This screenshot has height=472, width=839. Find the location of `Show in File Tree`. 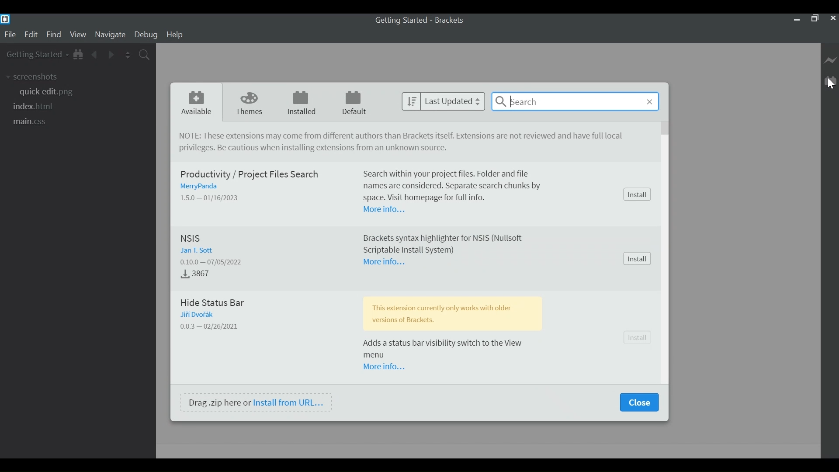

Show in File Tree is located at coordinates (78, 54).